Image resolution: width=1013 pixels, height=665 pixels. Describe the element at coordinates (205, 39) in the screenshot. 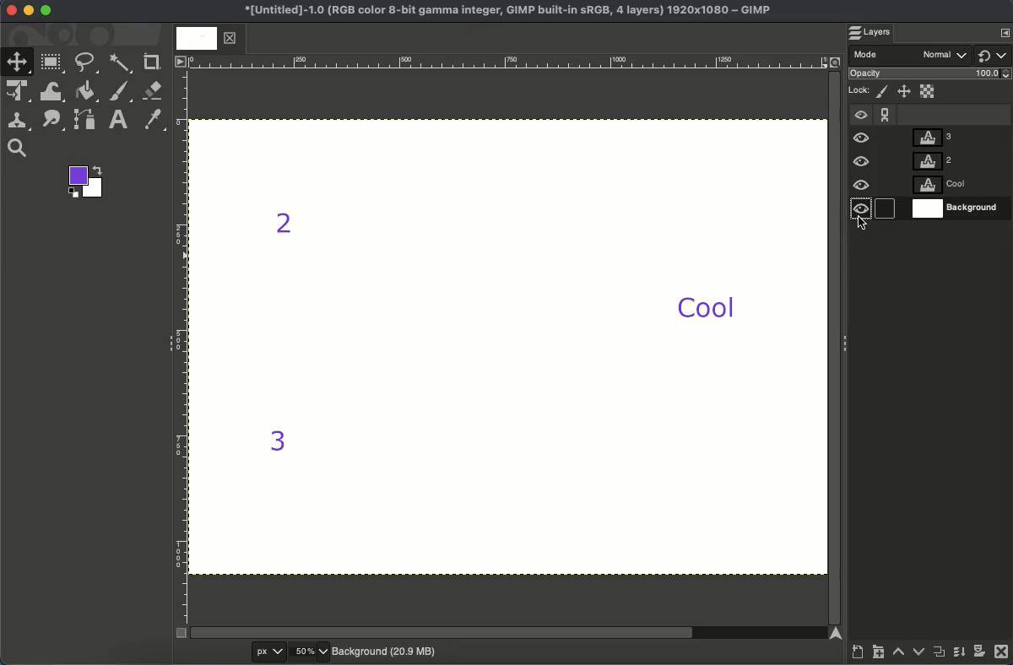

I see `Tab` at that location.